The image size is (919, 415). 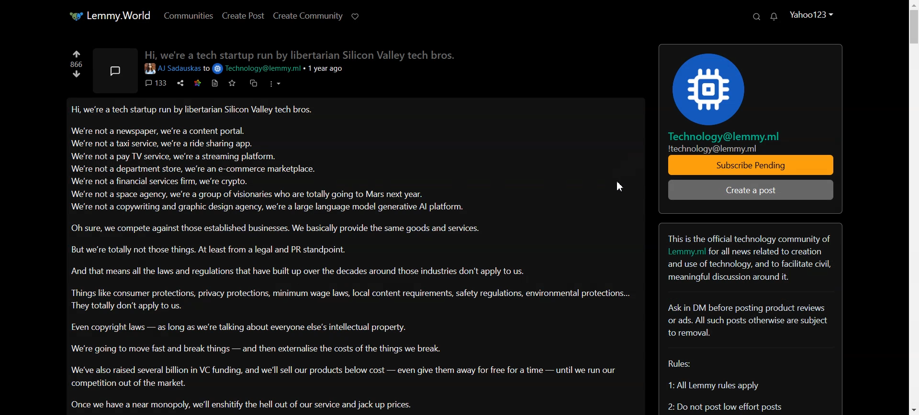 What do you see at coordinates (274, 83) in the screenshot?
I see `More actions` at bounding box center [274, 83].